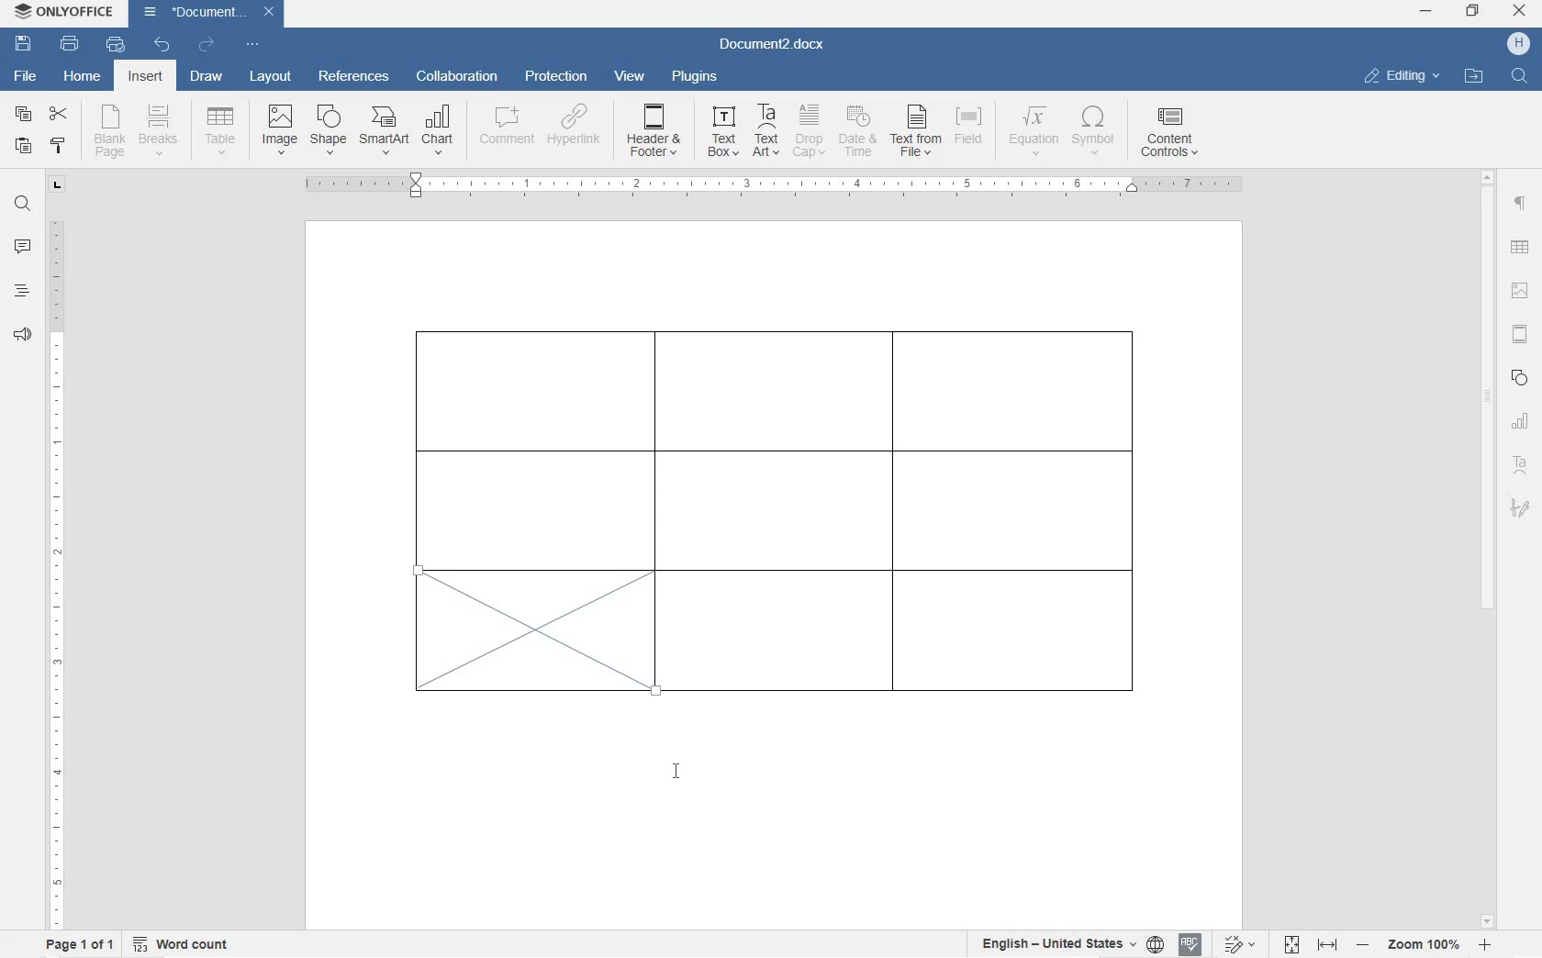 The width and height of the screenshot is (1542, 958). I want to click on TEXT BOX, so click(721, 134).